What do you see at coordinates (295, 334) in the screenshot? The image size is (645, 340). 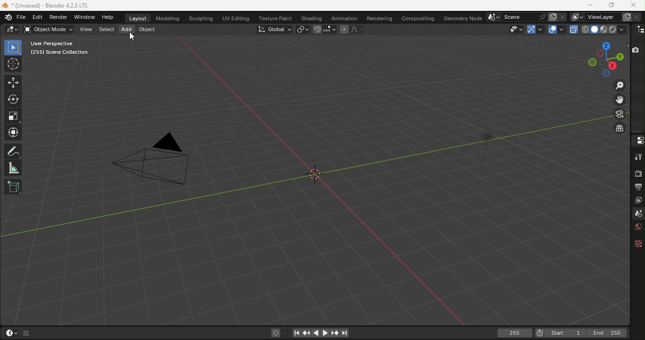 I see `Jump to first/last frame in frame range` at bounding box center [295, 334].